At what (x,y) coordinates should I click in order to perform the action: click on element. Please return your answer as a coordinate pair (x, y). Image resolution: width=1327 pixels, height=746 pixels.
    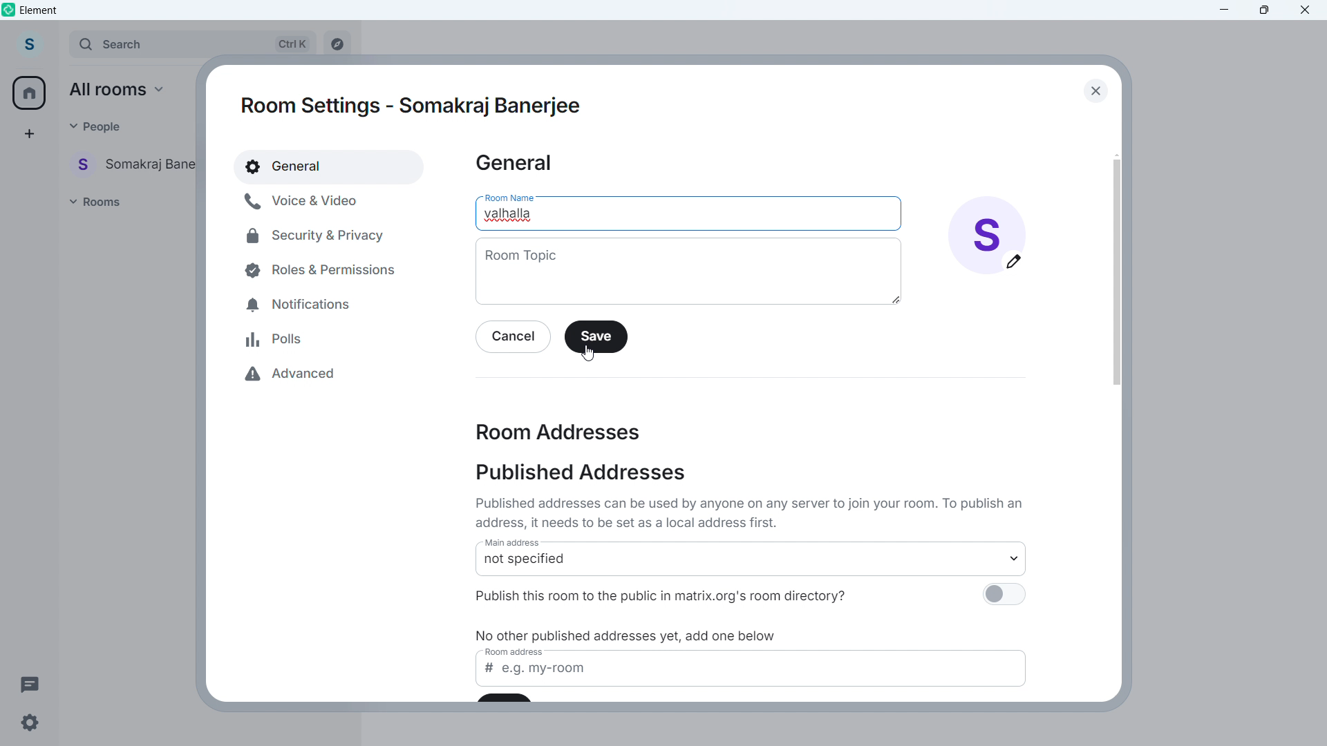
    Looking at the image, I should click on (39, 10).